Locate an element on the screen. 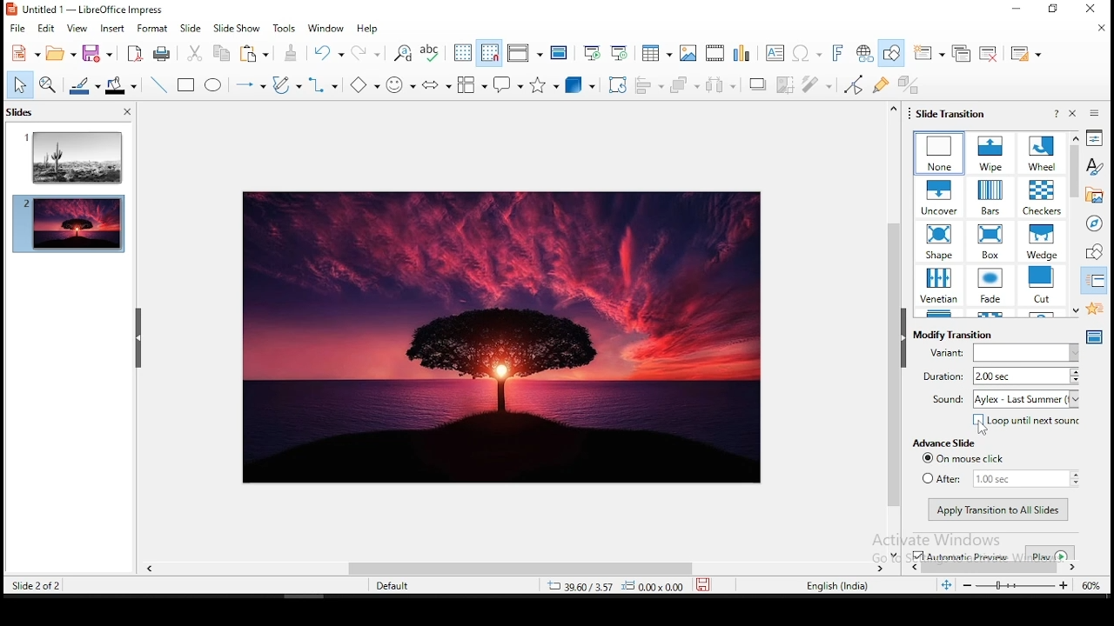  new slide is located at coordinates (931, 51).